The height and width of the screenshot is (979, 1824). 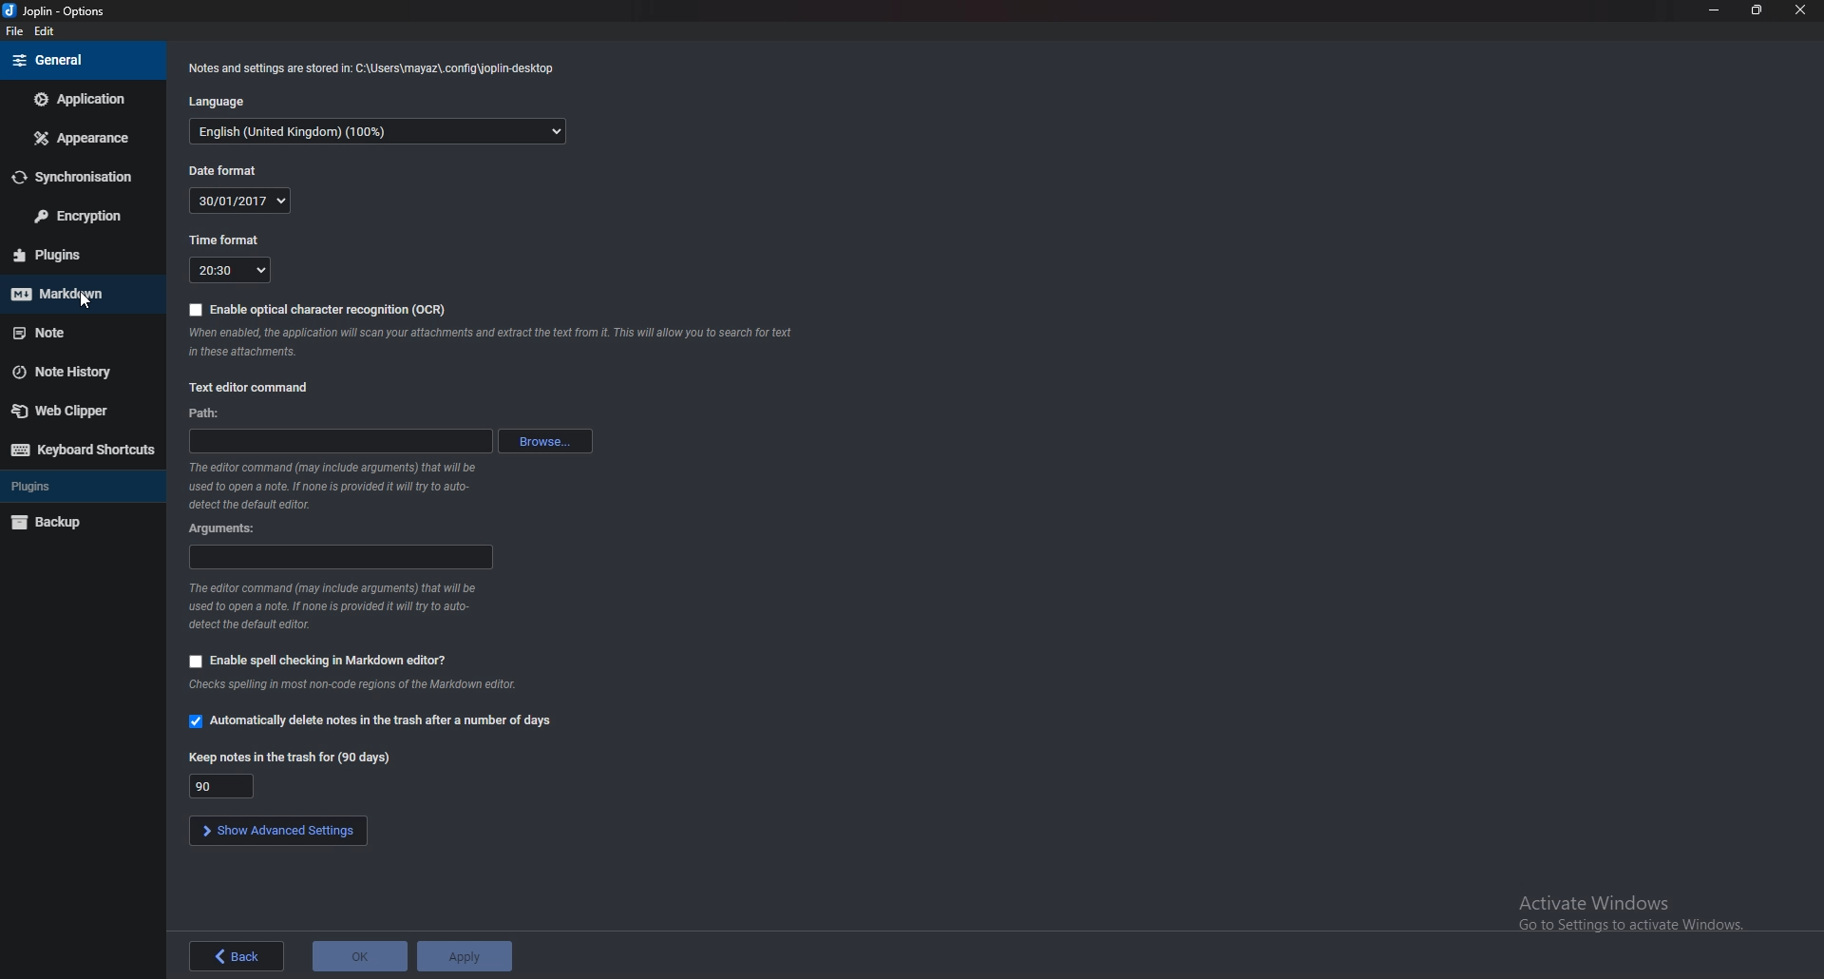 I want to click on Enable ocr, so click(x=317, y=308).